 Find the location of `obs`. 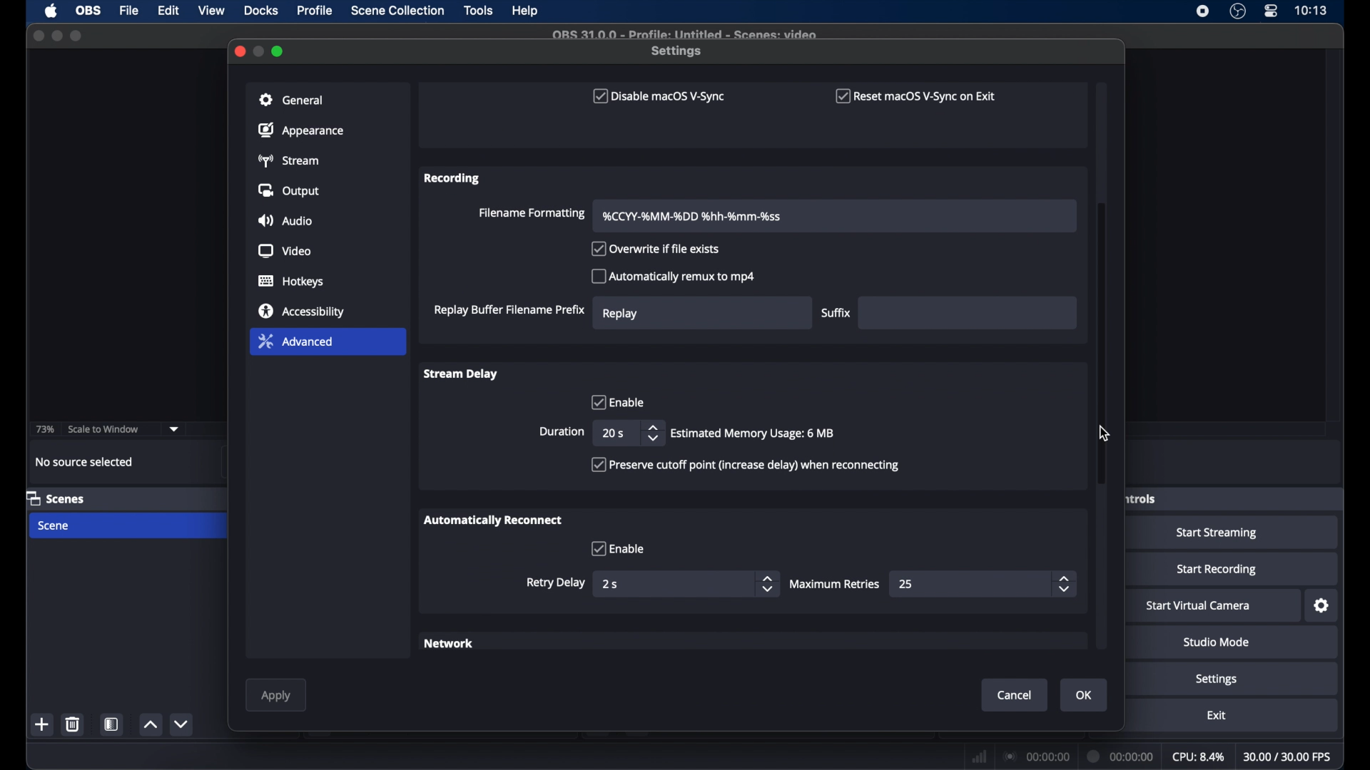

obs is located at coordinates (90, 11).